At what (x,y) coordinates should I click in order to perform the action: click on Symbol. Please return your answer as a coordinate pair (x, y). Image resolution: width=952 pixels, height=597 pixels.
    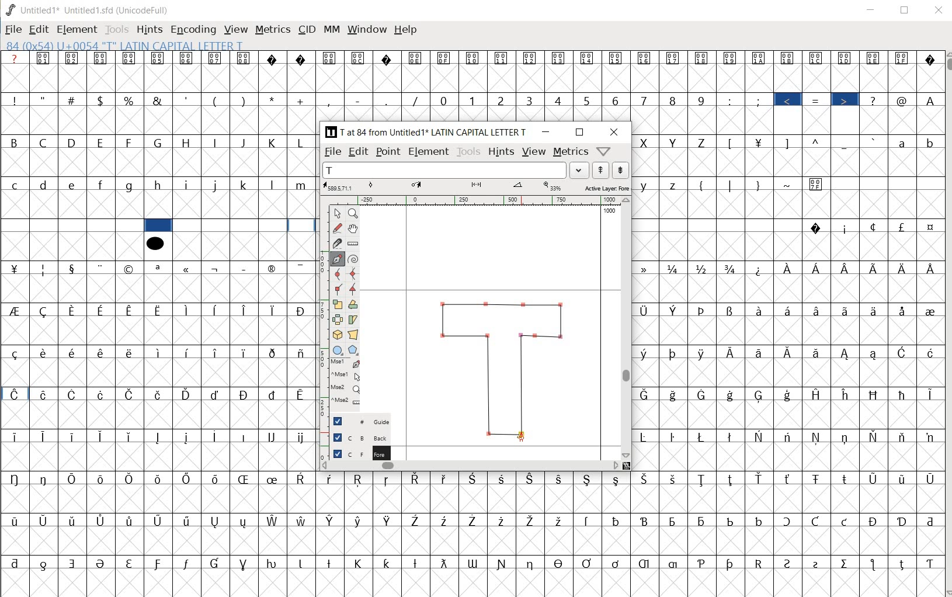
    Looking at the image, I should click on (359, 480).